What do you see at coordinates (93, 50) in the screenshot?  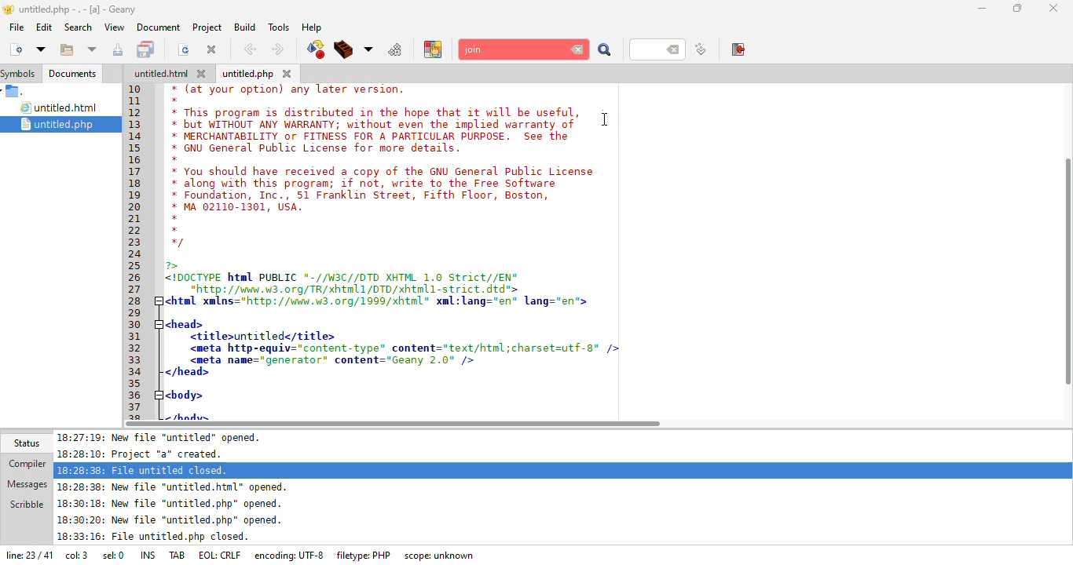 I see `recent` at bounding box center [93, 50].